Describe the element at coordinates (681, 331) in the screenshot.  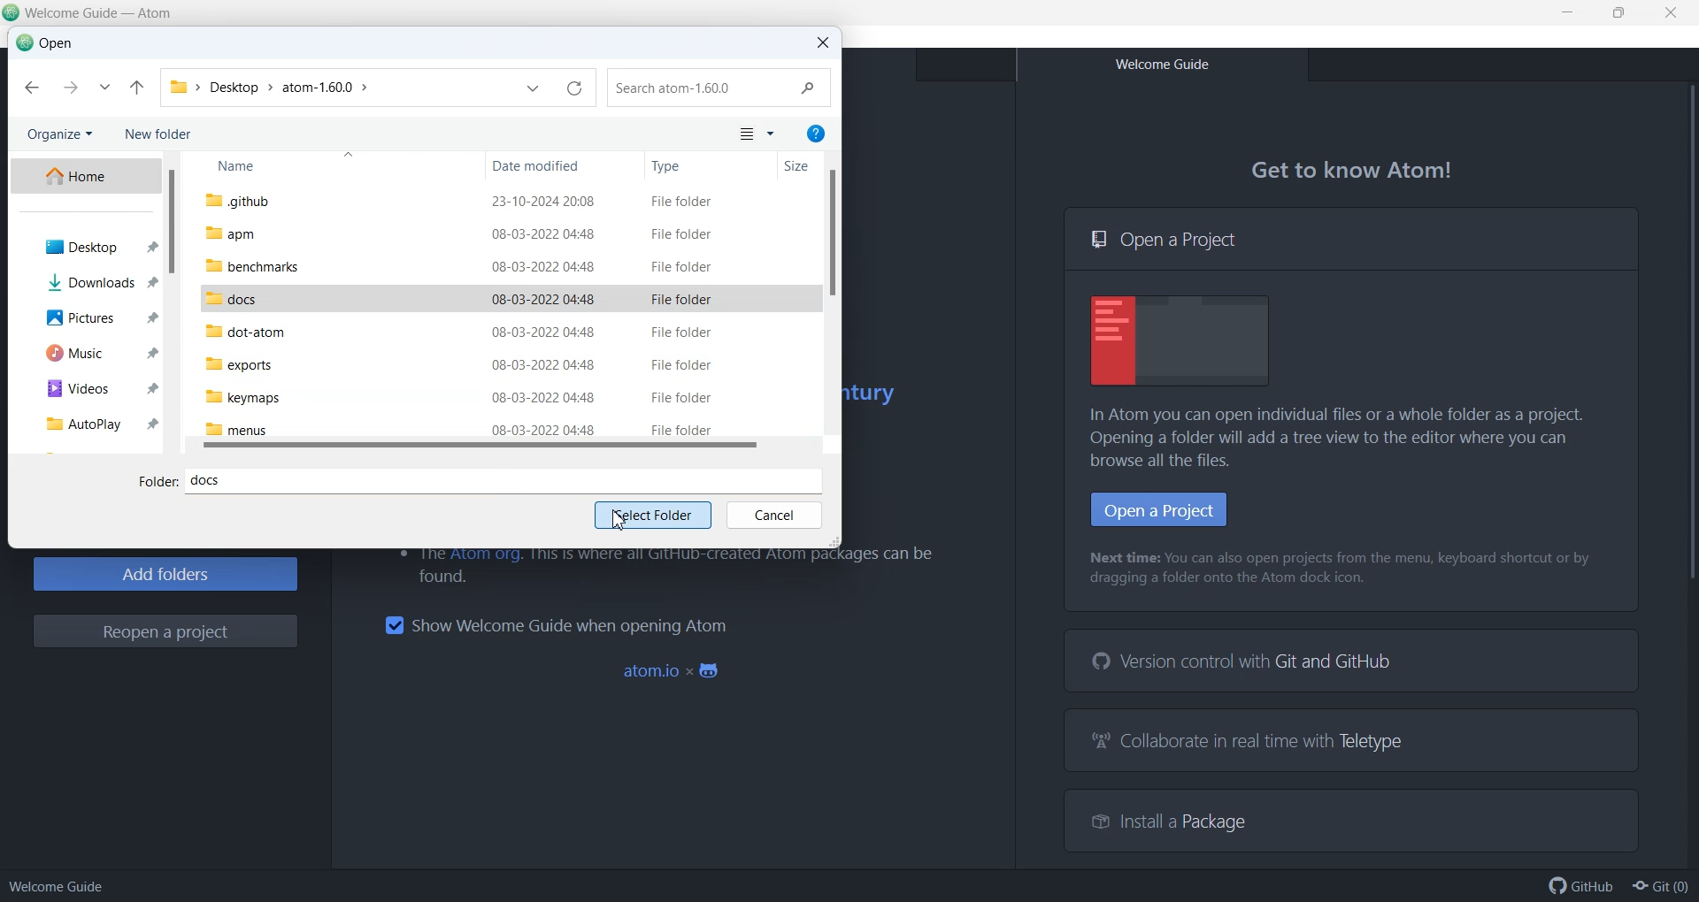
I see `File Folder` at that location.